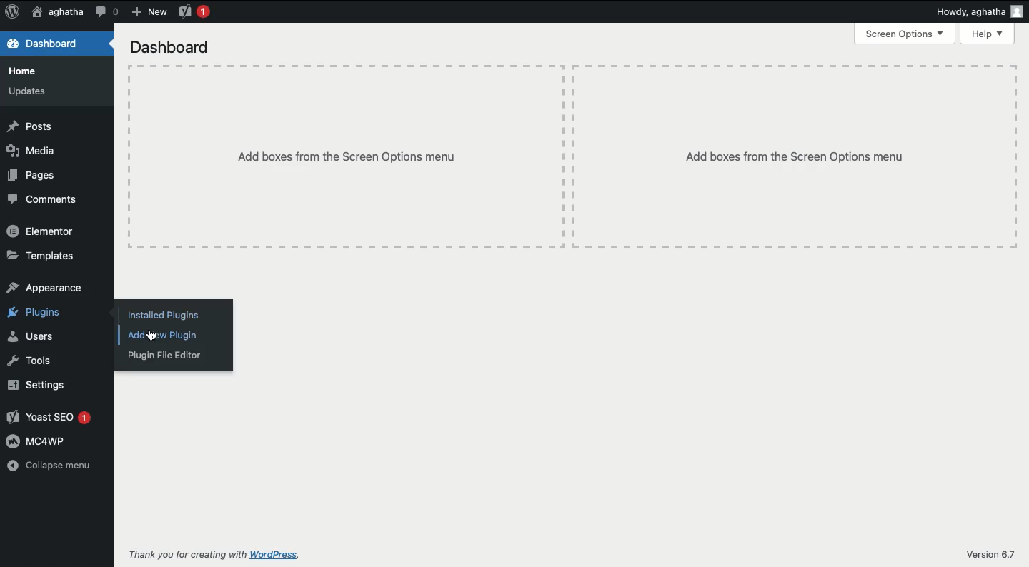 The height and width of the screenshot is (567, 1029). Describe the element at coordinates (195, 13) in the screenshot. I see `Yoast` at that location.